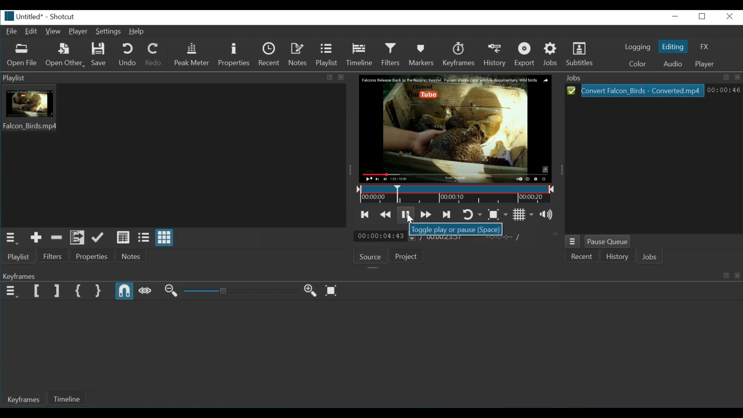 Image resolution: width=743 pixels, height=418 pixels. Describe the element at coordinates (97, 291) in the screenshot. I see `Set Second Simple Keyframe` at that location.